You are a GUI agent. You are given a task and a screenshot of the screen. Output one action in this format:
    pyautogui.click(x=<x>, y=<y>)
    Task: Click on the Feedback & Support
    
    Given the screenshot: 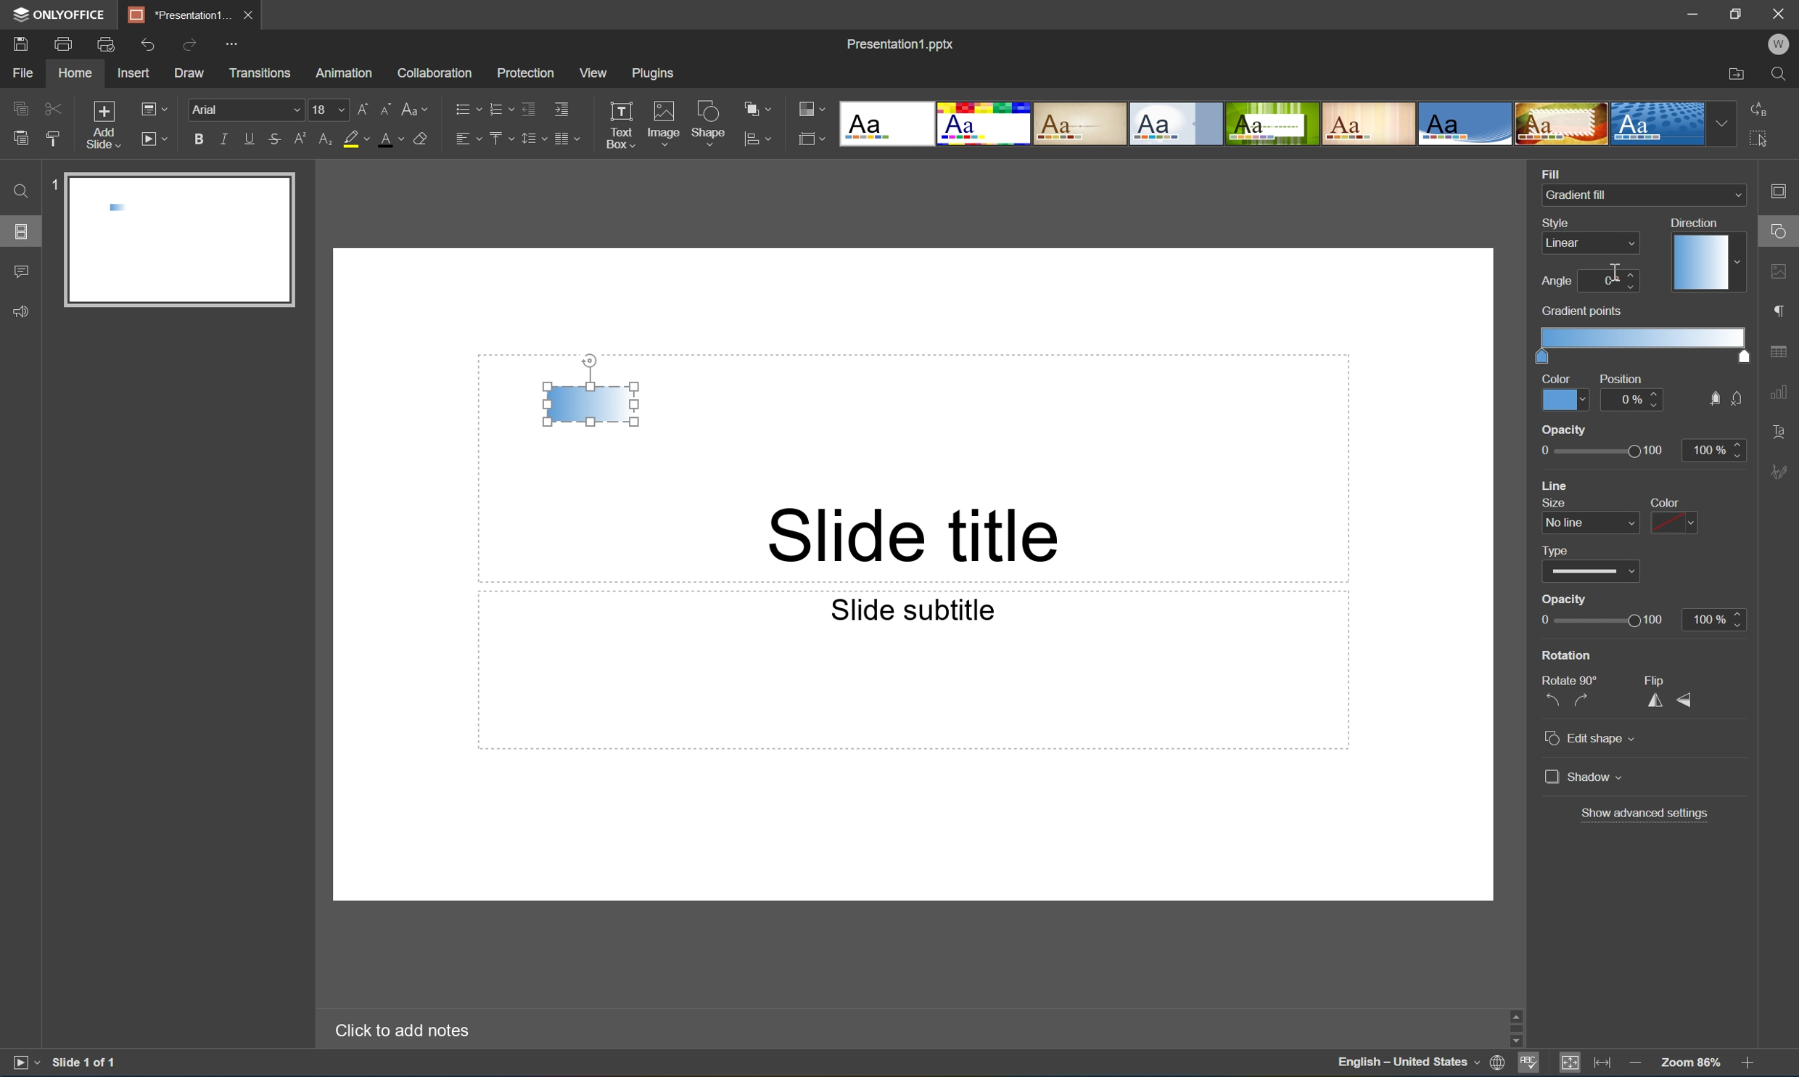 What is the action you would take?
    pyautogui.click(x=22, y=311)
    